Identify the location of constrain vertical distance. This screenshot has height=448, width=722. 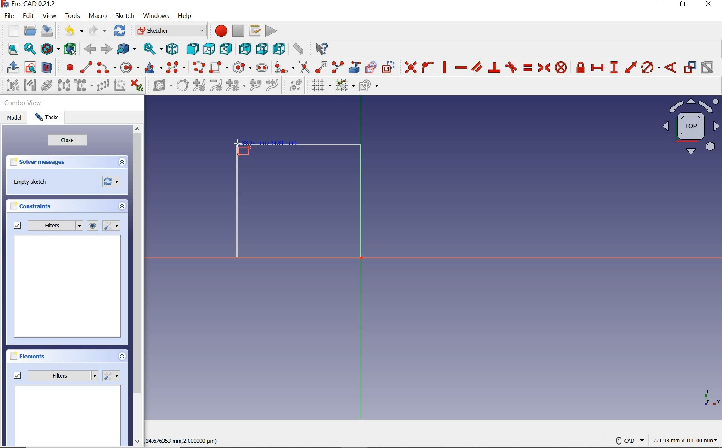
(614, 67).